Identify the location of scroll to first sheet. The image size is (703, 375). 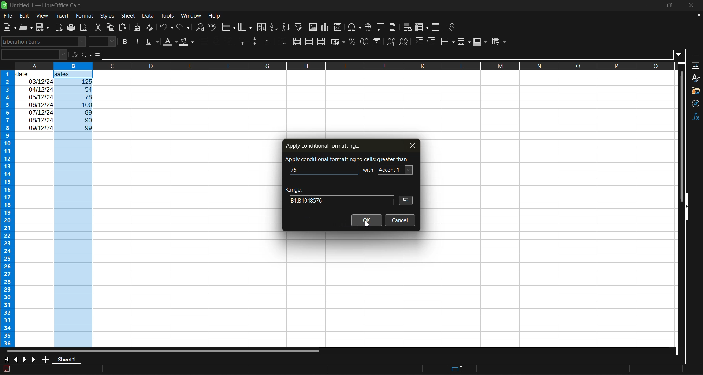
(6, 360).